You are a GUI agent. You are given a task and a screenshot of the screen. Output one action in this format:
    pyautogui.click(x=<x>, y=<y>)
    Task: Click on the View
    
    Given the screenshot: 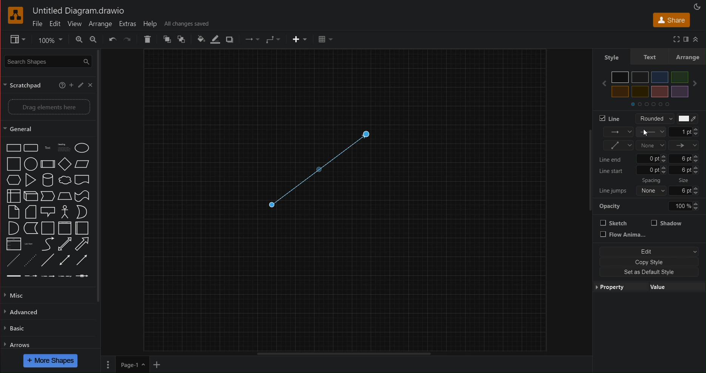 What is the action you would take?
    pyautogui.click(x=14, y=40)
    